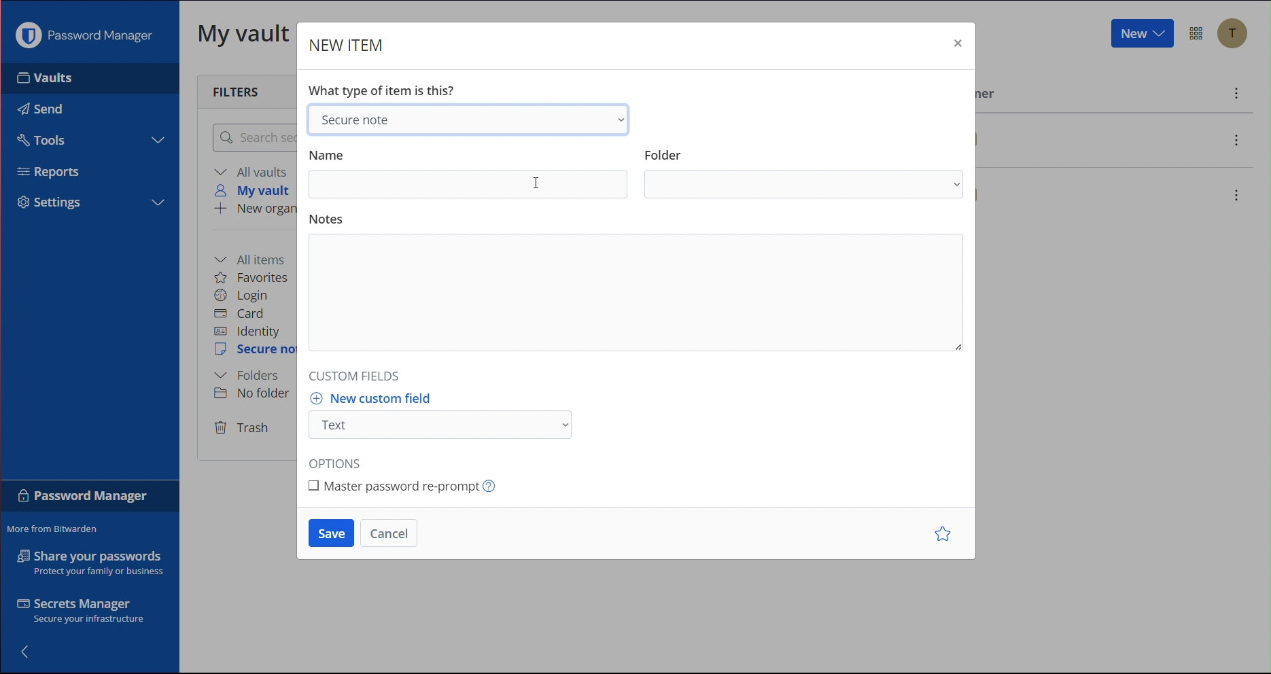 This screenshot has width=1271, height=674. I want to click on Master Password Re-Prompt, so click(413, 490).